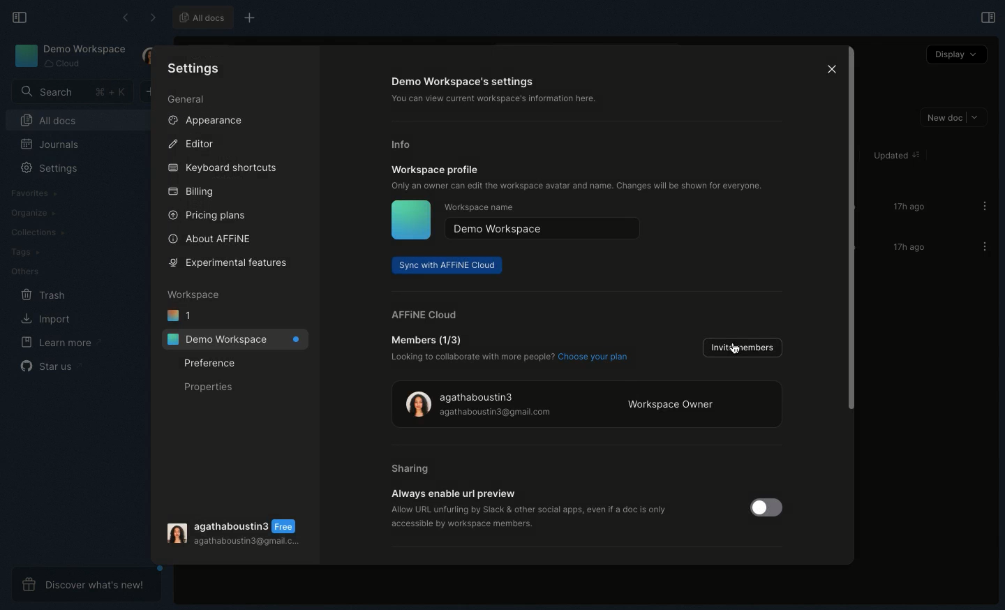 The height and width of the screenshot is (610, 1005). Describe the element at coordinates (955, 54) in the screenshot. I see `Display` at that location.